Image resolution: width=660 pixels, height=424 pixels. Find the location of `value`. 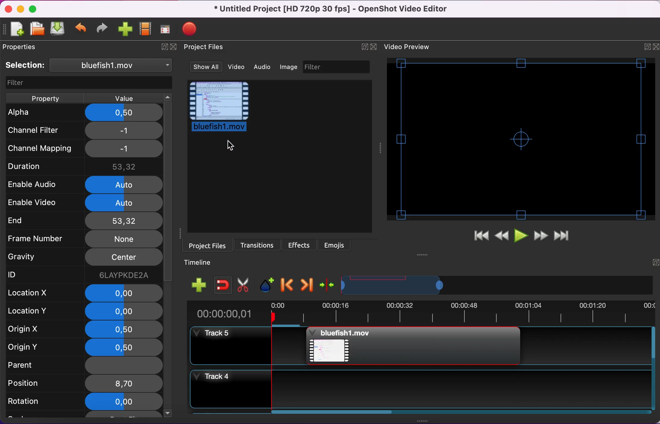

value is located at coordinates (131, 97).